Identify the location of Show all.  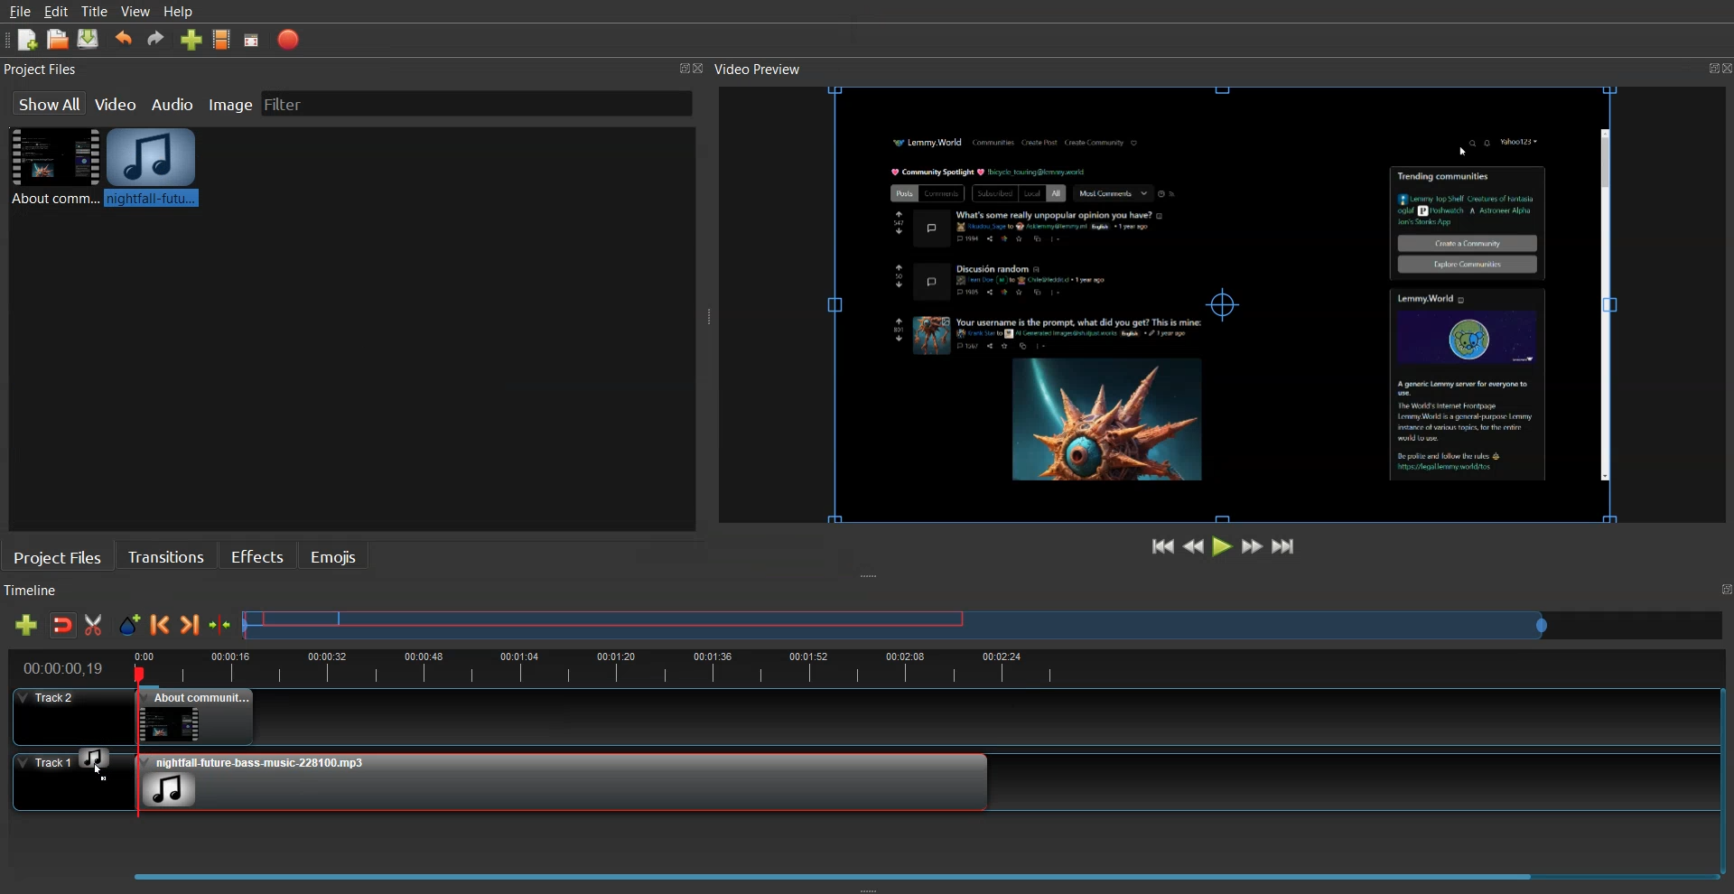
(48, 103).